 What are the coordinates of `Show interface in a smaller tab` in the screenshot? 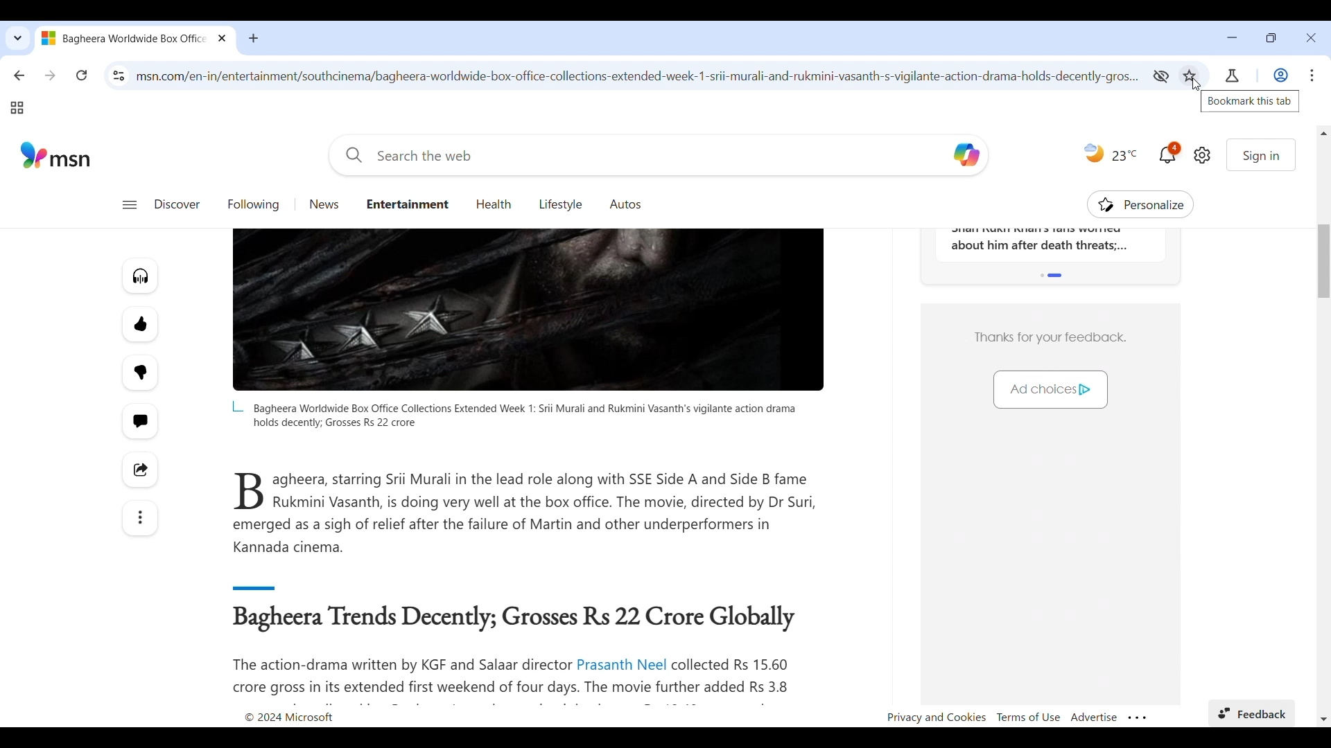 It's located at (1271, 37).